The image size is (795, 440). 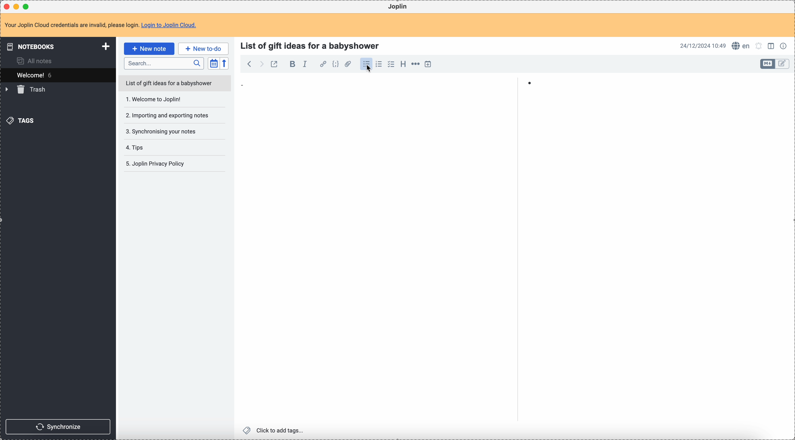 I want to click on click on bulleted list, so click(x=368, y=64).